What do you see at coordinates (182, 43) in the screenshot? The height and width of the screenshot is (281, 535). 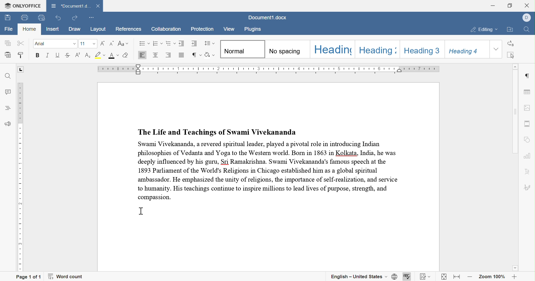 I see `decrease indent` at bounding box center [182, 43].